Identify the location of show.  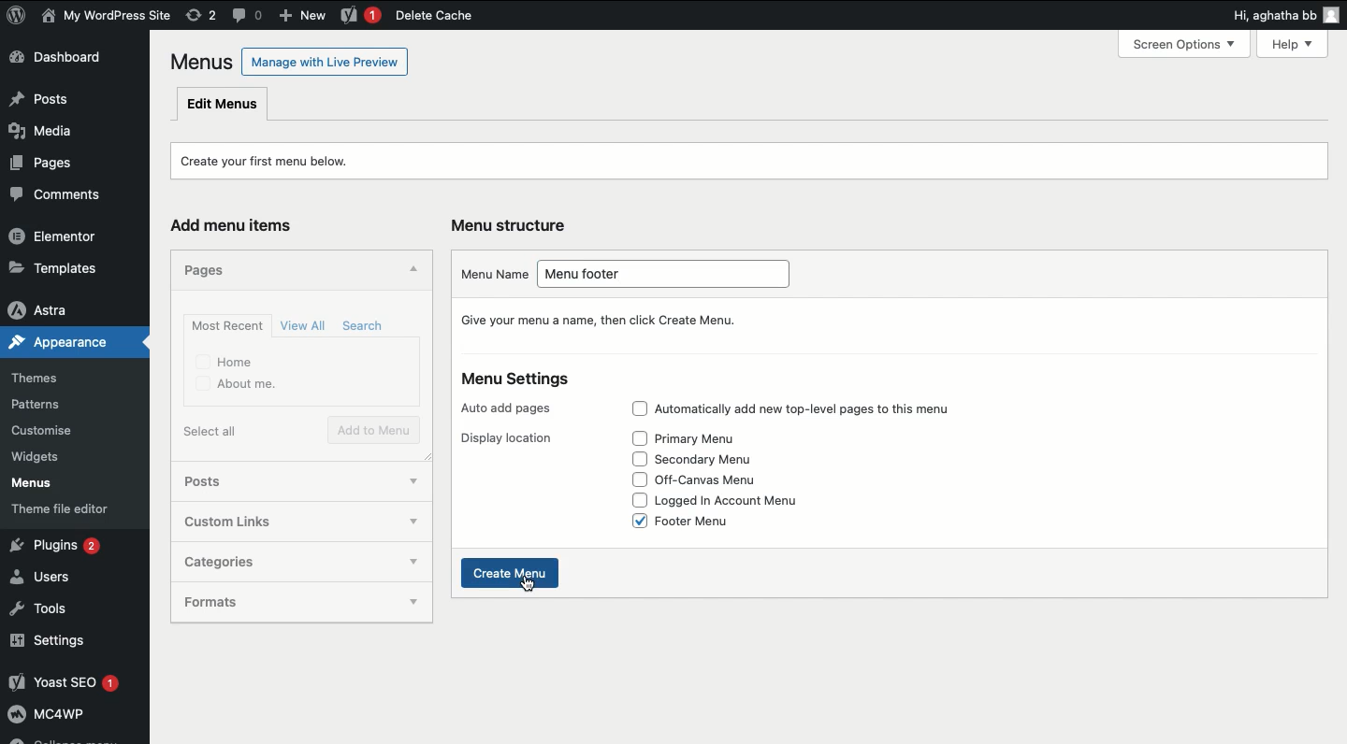
(413, 522).